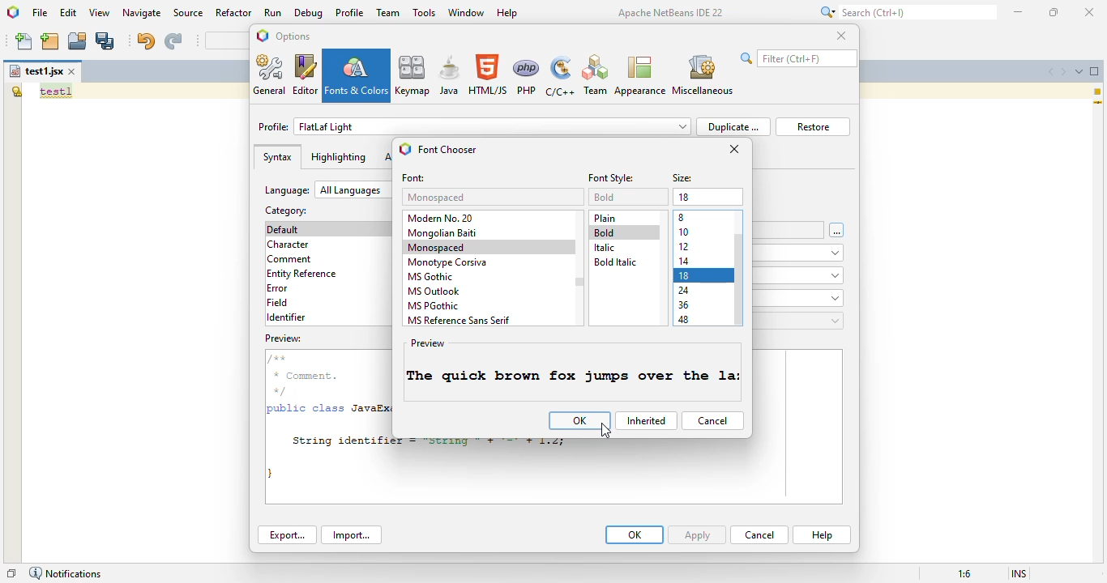 This screenshot has height=583, width=1107. I want to click on insert mode, so click(1019, 574).